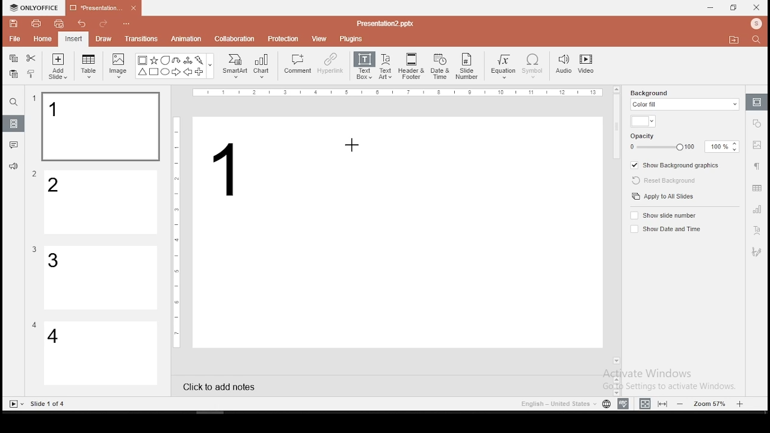 The image size is (770, 433). I want to click on Cursor, so click(356, 146).